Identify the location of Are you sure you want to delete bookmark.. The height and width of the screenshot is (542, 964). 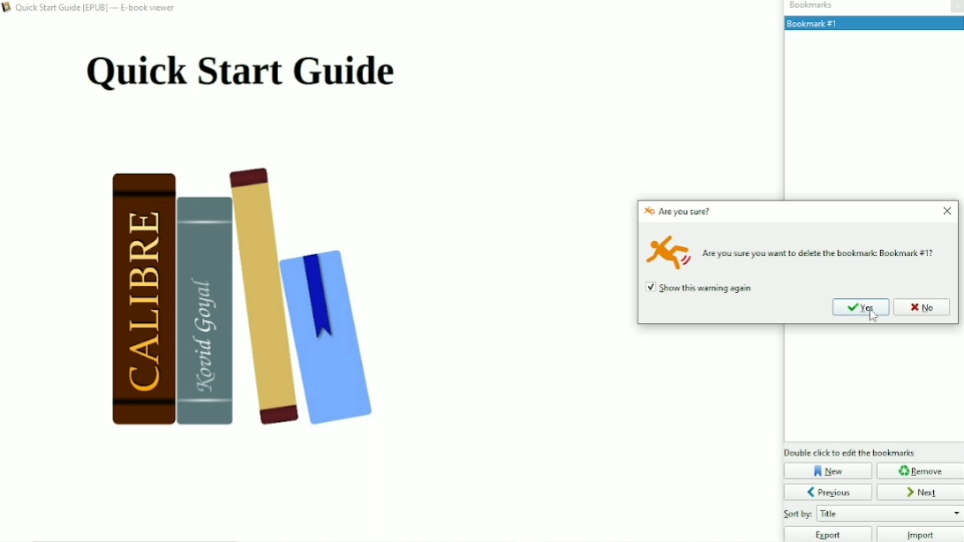
(825, 253).